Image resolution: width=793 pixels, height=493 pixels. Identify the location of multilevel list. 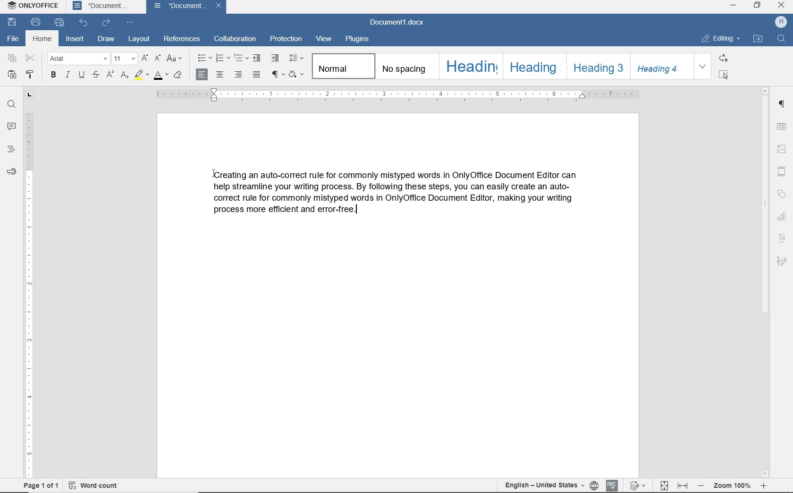
(242, 59).